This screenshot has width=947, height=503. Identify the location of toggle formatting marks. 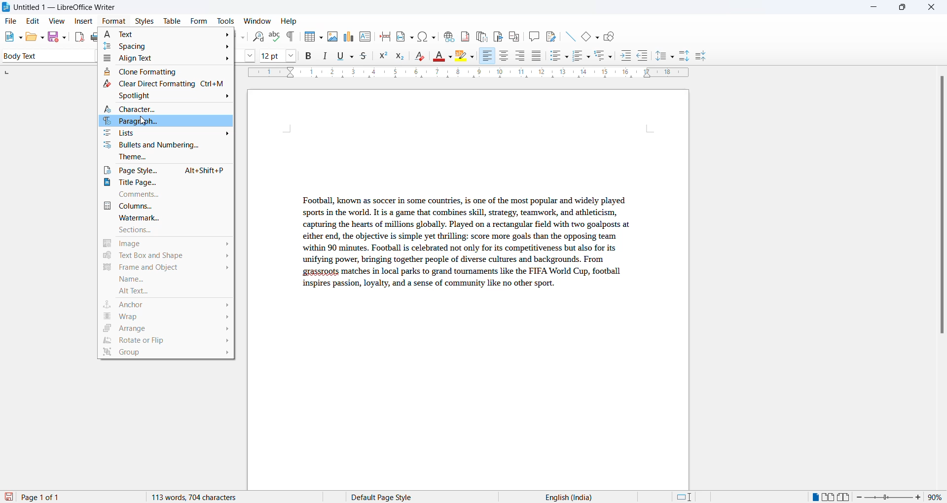
(291, 36).